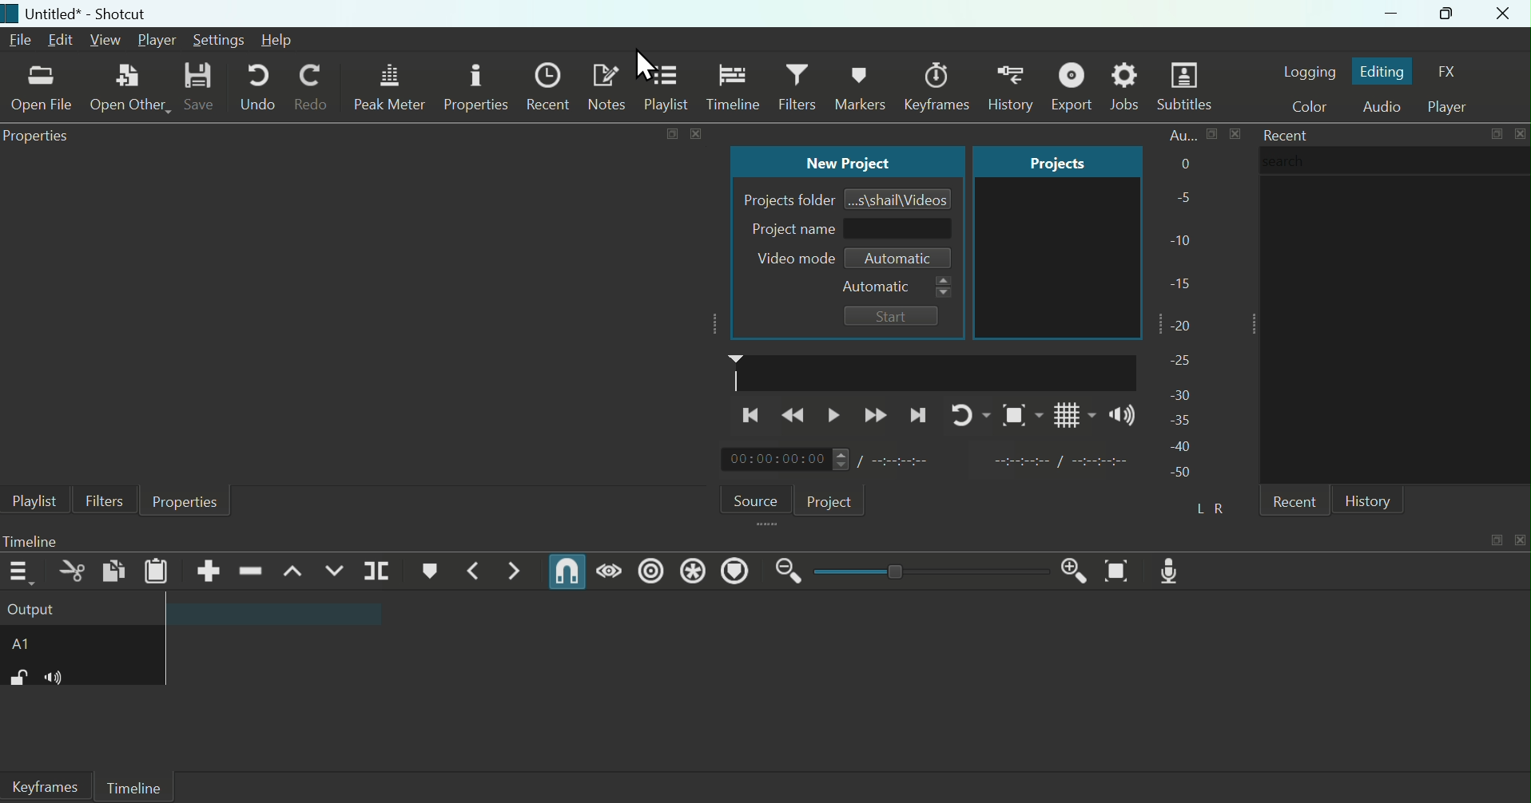  Describe the element at coordinates (610, 570) in the screenshot. I see `scrub while dragging` at that location.